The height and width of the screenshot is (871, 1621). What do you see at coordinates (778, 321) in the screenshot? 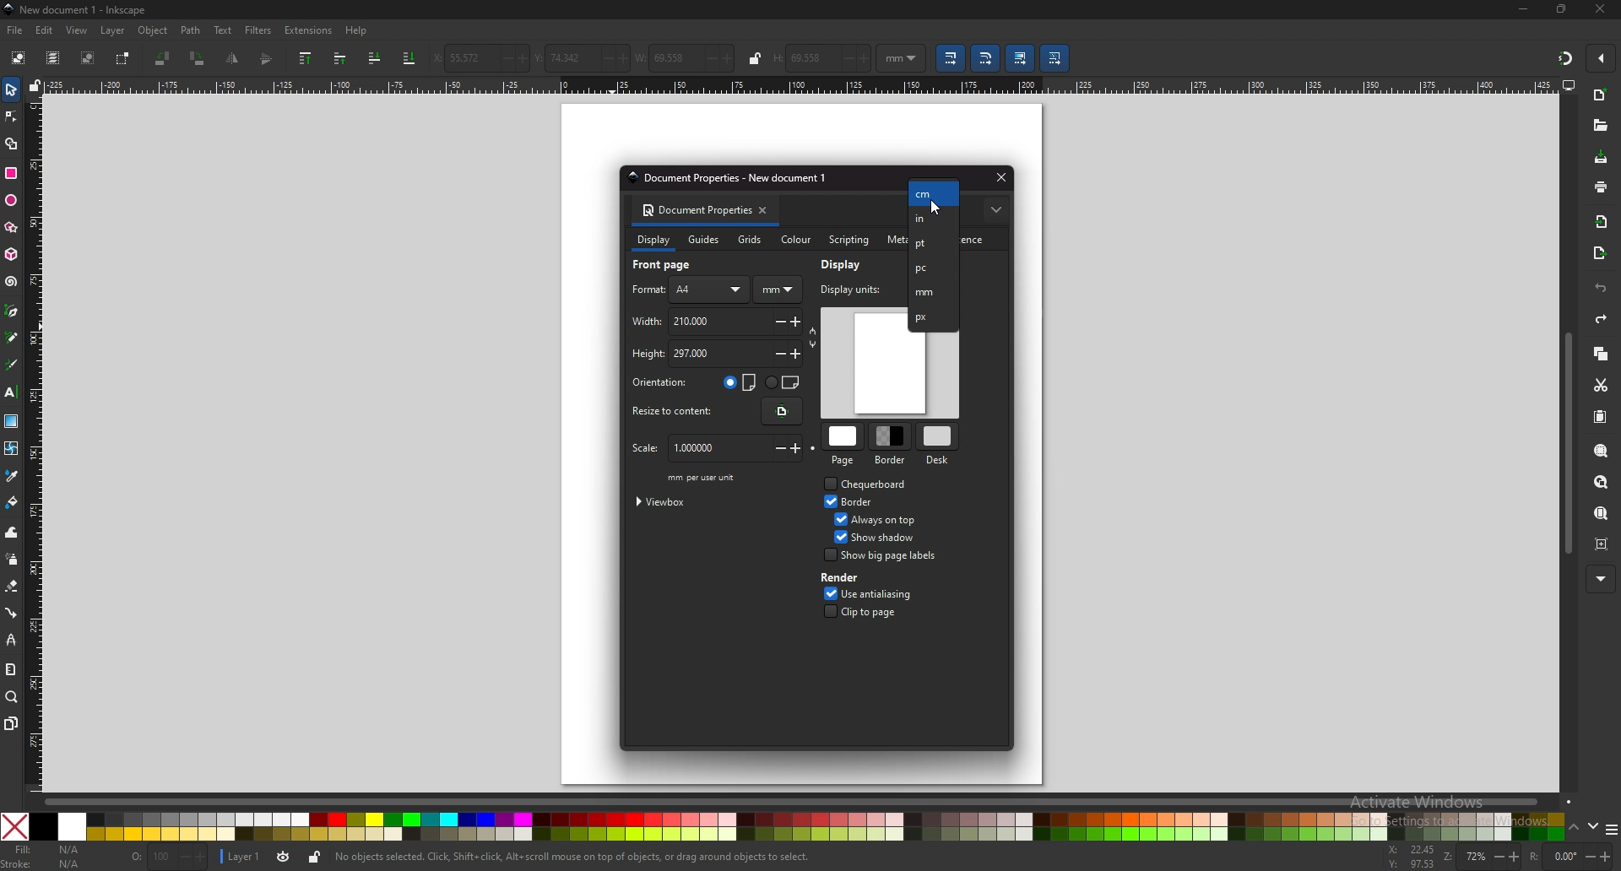
I see `-` at bounding box center [778, 321].